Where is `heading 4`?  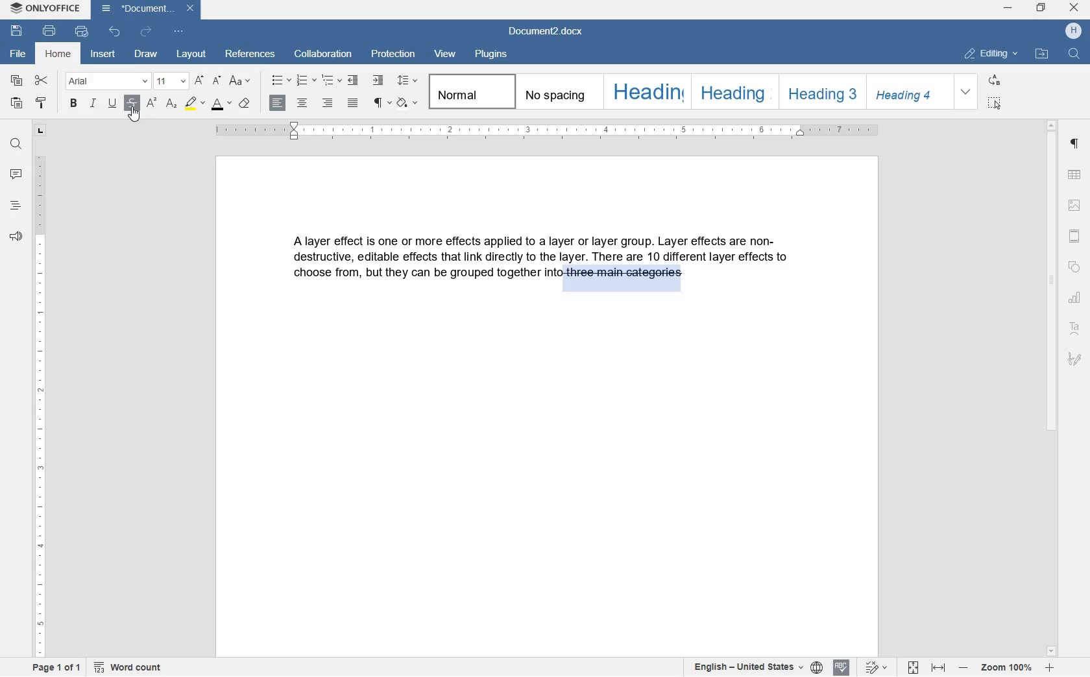
heading 4 is located at coordinates (908, 91).